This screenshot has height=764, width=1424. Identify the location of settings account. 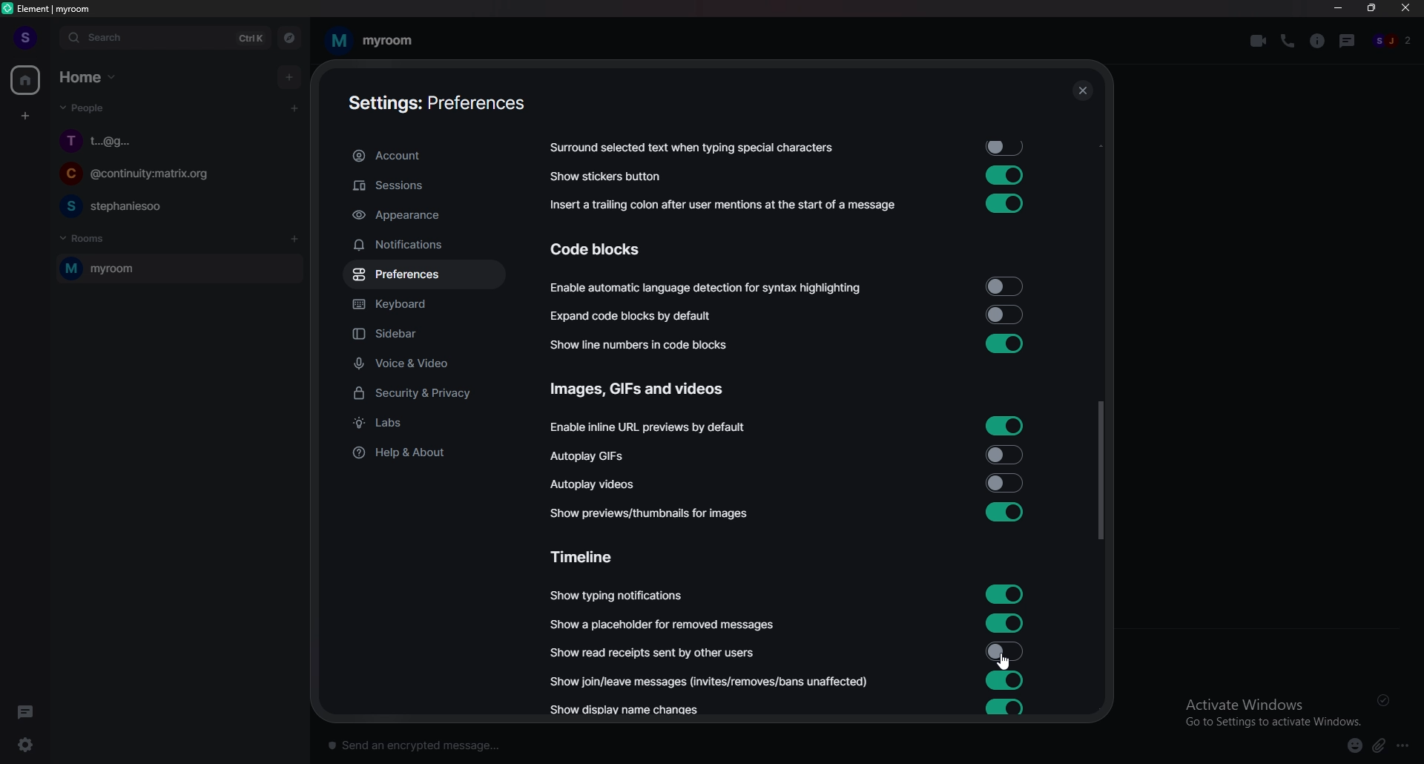
(435, 105).